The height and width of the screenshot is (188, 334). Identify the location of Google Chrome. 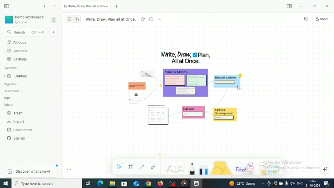
(148, 184).